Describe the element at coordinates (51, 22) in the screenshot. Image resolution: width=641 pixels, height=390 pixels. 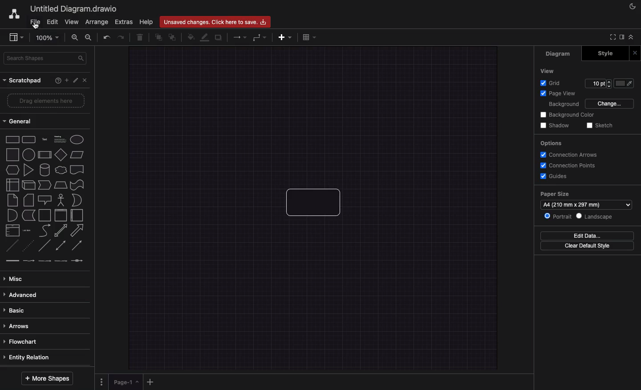
I see `Edit` at that location.